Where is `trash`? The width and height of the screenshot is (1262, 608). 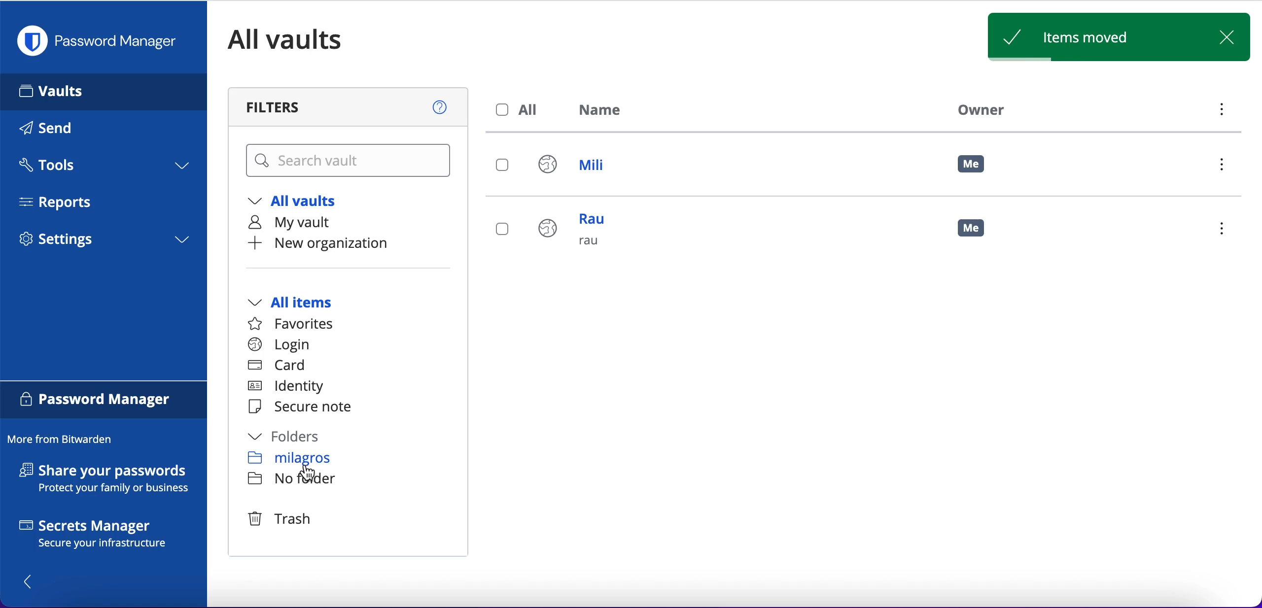
trash is located at coordinates (279, 518).